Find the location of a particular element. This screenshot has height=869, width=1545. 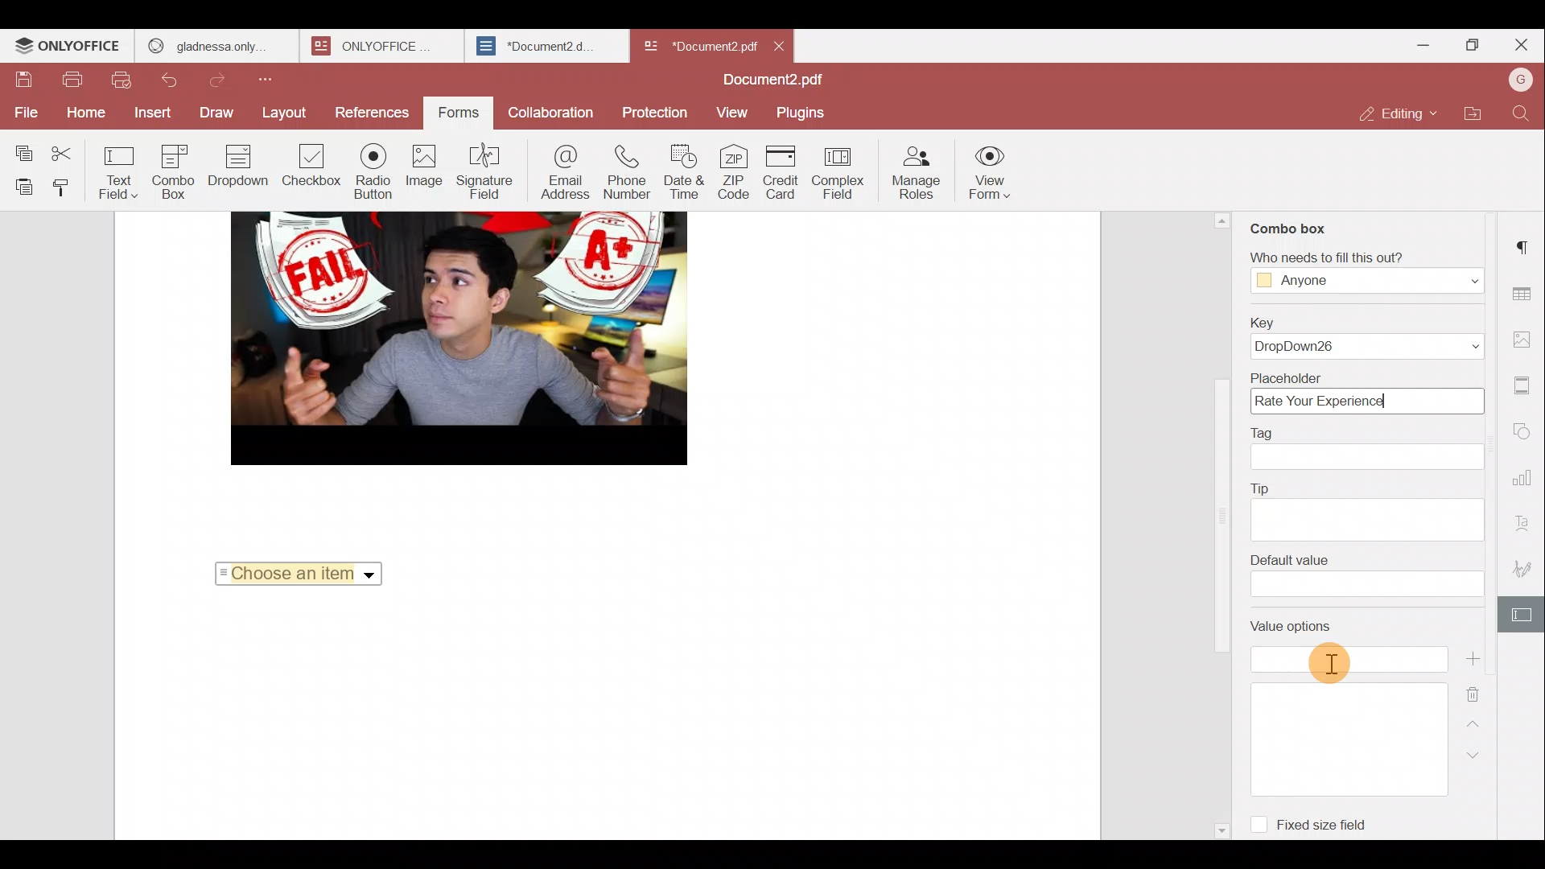

Editing mode is located at coordinates (1396, 115).